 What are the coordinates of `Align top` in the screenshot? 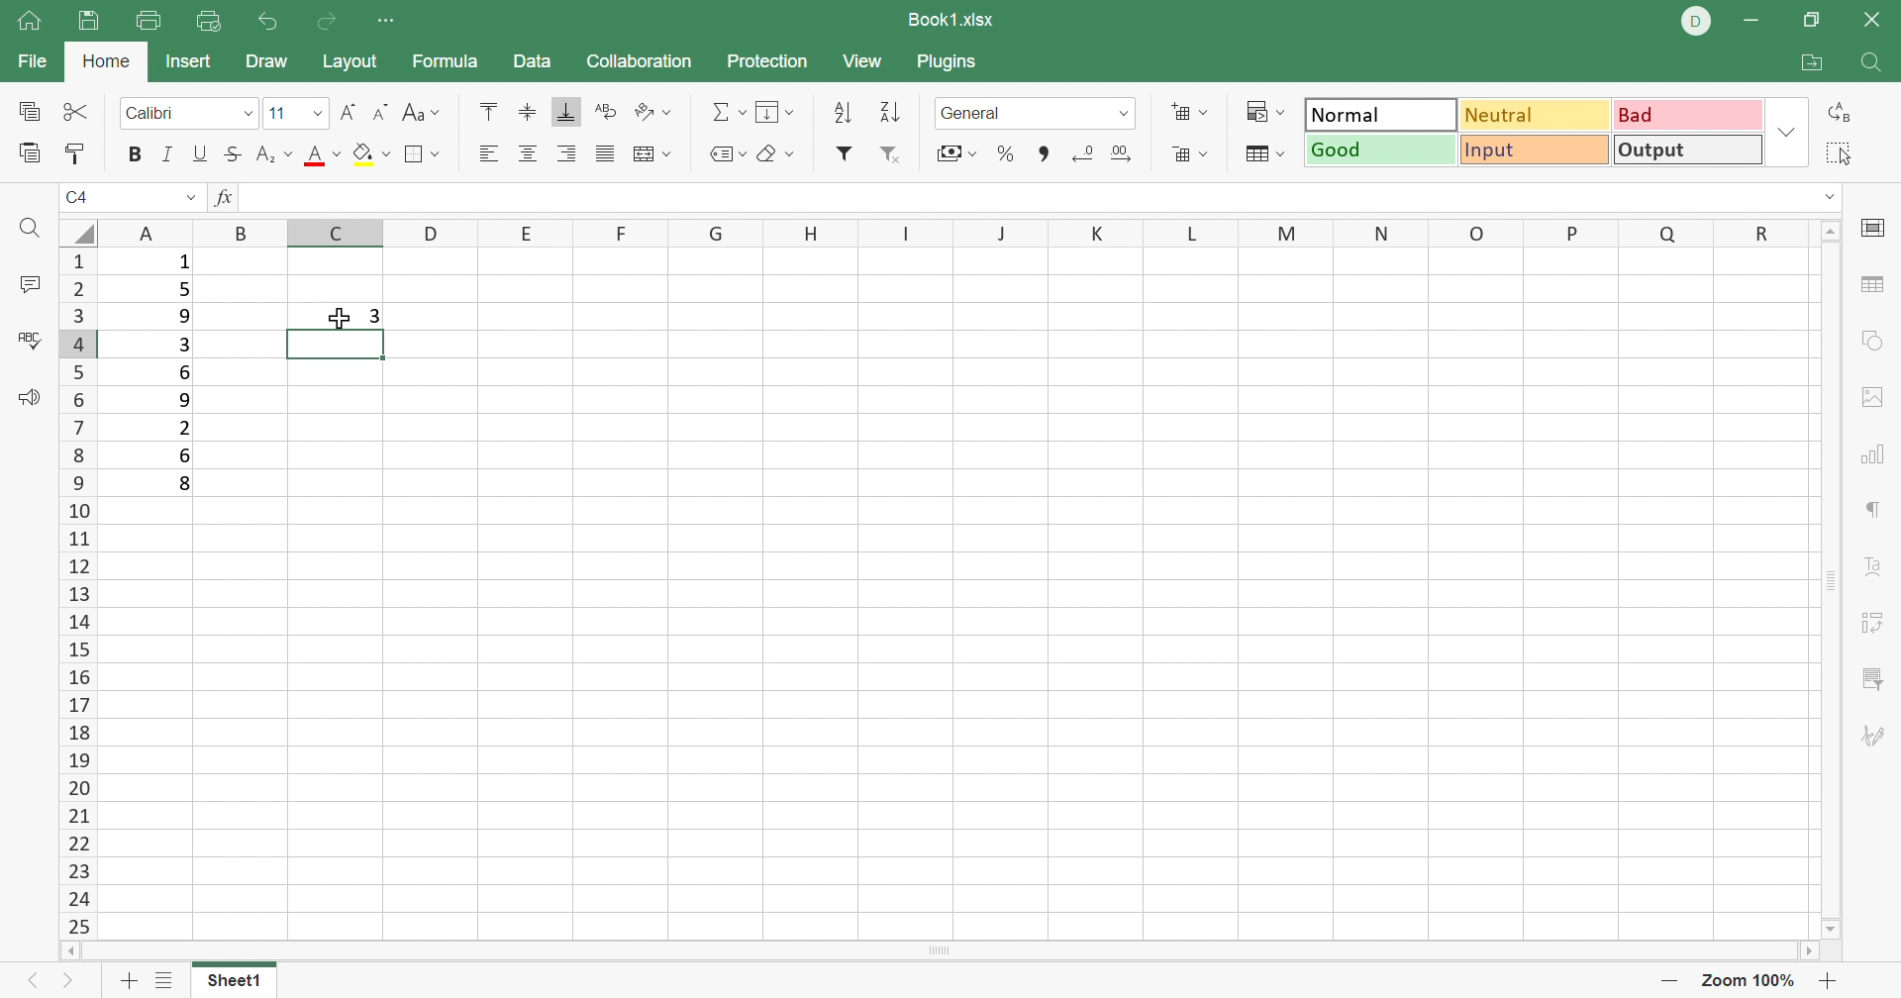 It's located at (321, 156).